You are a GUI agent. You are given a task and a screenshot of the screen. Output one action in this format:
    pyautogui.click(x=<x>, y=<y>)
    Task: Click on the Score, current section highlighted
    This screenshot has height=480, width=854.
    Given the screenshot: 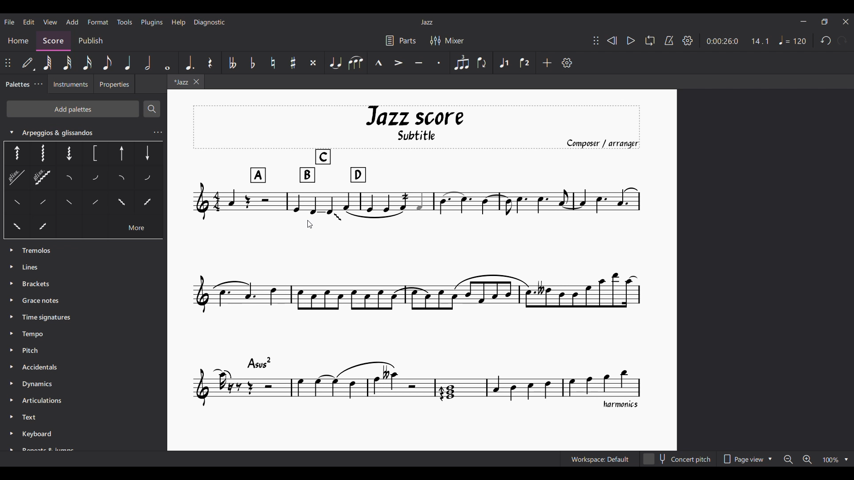 What is the action you would take?
    pyautogui.click(x=56, y=41)
    